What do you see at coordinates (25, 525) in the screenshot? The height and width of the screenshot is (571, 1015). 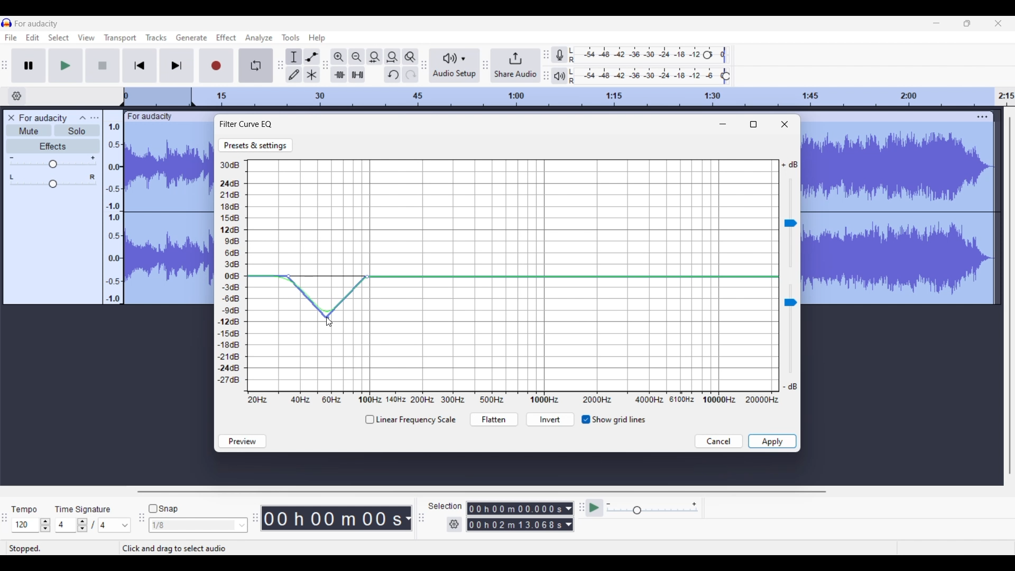 I see `Type in tempo` at bounding box center [25, 525].